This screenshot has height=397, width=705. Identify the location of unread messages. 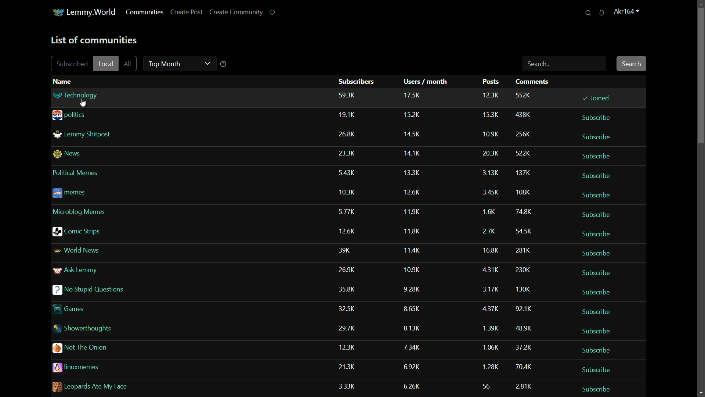
(602, 13).